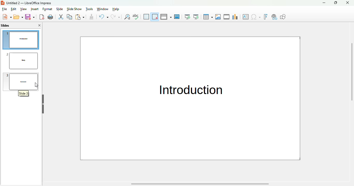 The height and width of the screenshot is (186, 354). Describe the element at coordinates (3, 3) in the screenshot. I see `logo` at that location.